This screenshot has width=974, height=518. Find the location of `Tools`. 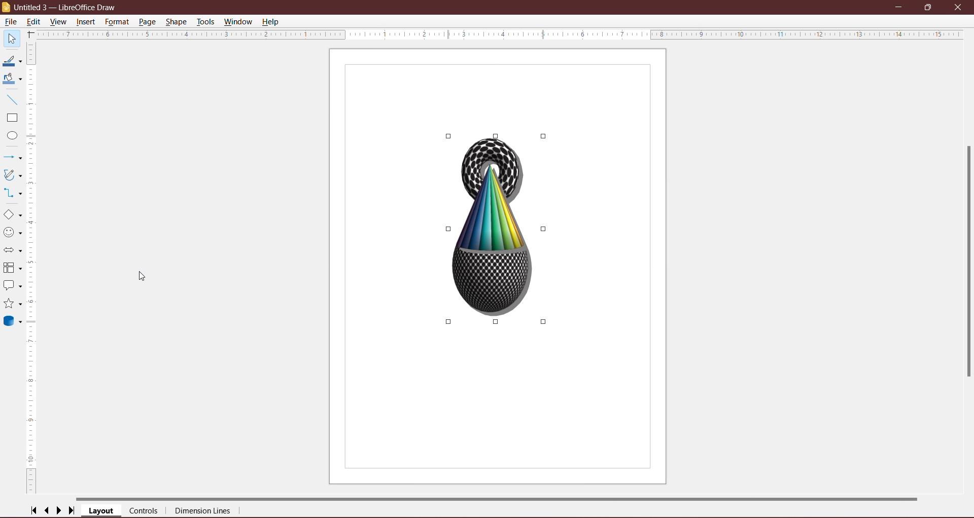

Tools is located at coordinates (206, 21).